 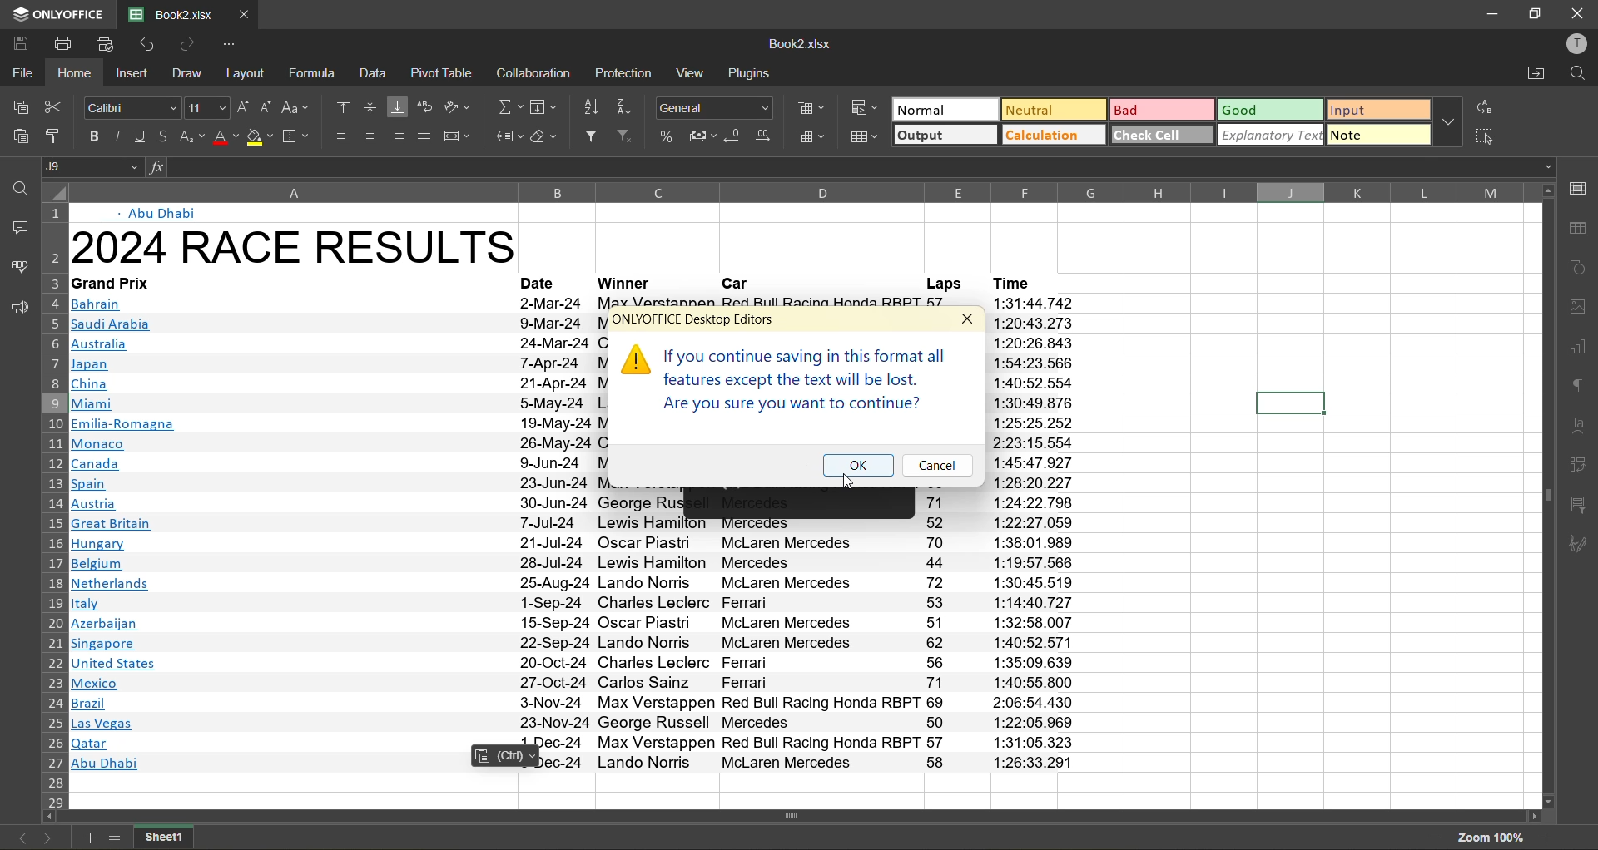 What do you see at coordinates (1579, 271) in the screenshot?
I see `shapes` at bounding box center [1579, 271].